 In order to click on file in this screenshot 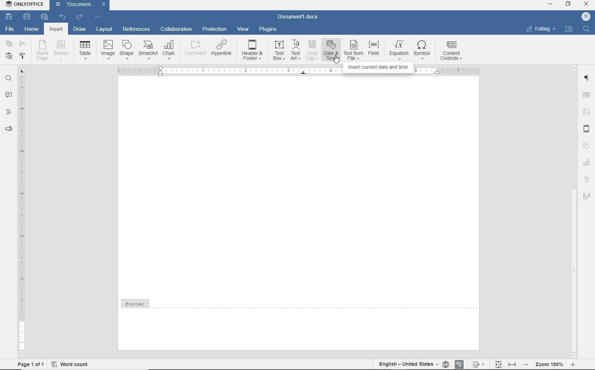, I will do `click(10, 29)`.